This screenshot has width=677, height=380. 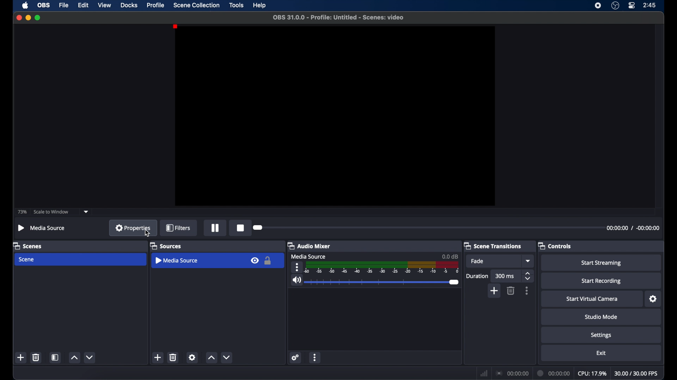 I want to click on media source, so click(x=41, y=228).